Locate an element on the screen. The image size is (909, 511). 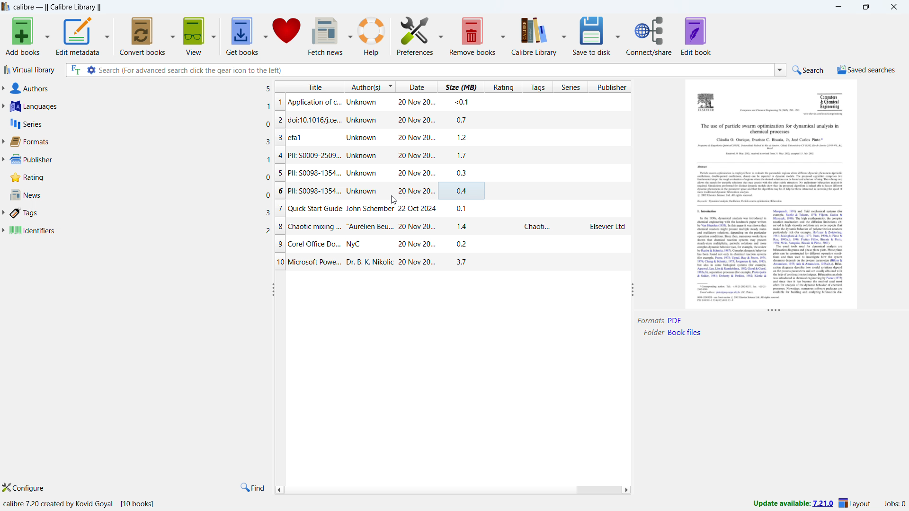
save to disk options is located at coordinates (618, 35).